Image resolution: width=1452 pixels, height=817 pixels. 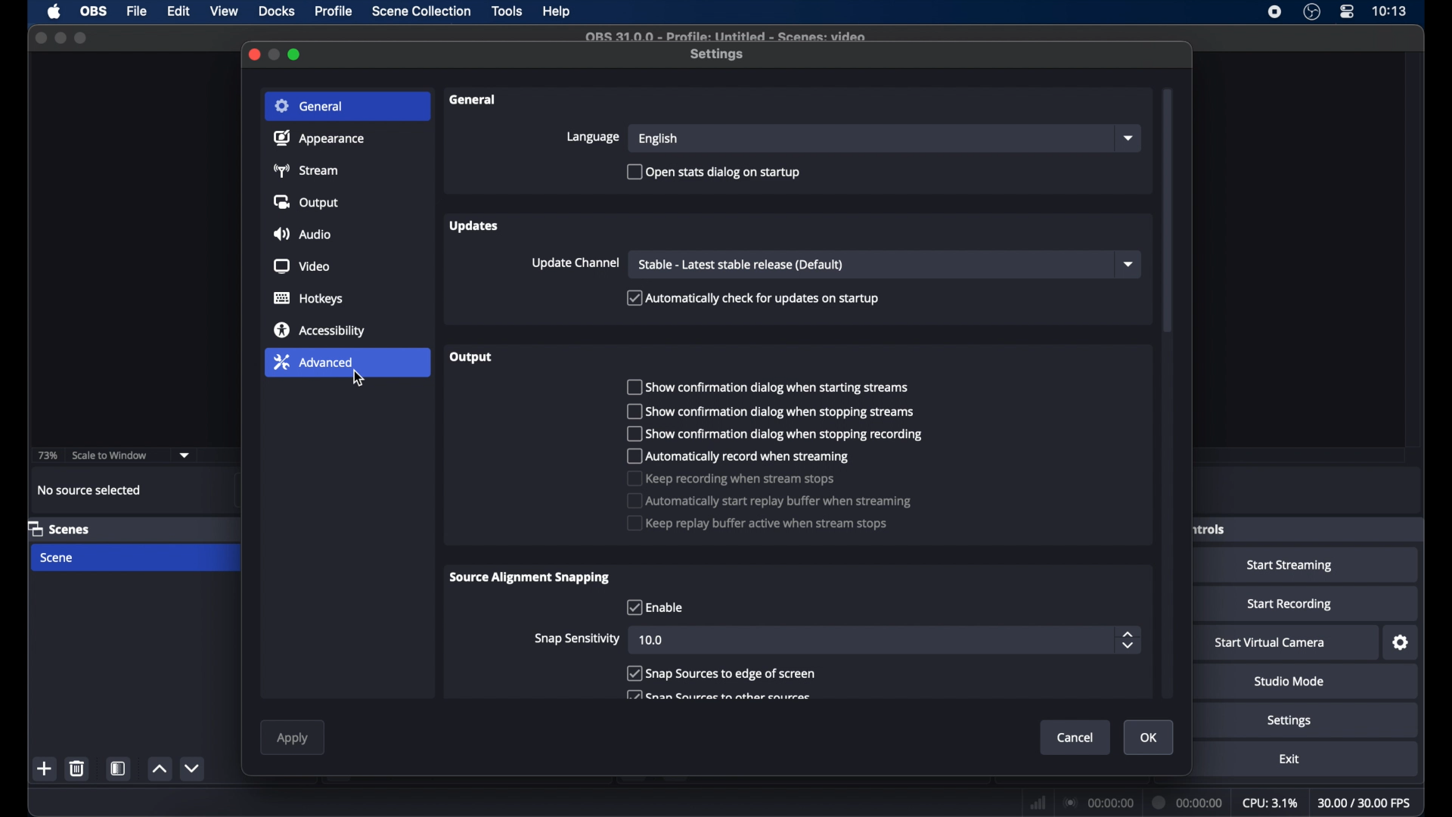 What do you see at coordinates (557, 12) in the screenshot?
I see `help` at bounding box center [557, 12].